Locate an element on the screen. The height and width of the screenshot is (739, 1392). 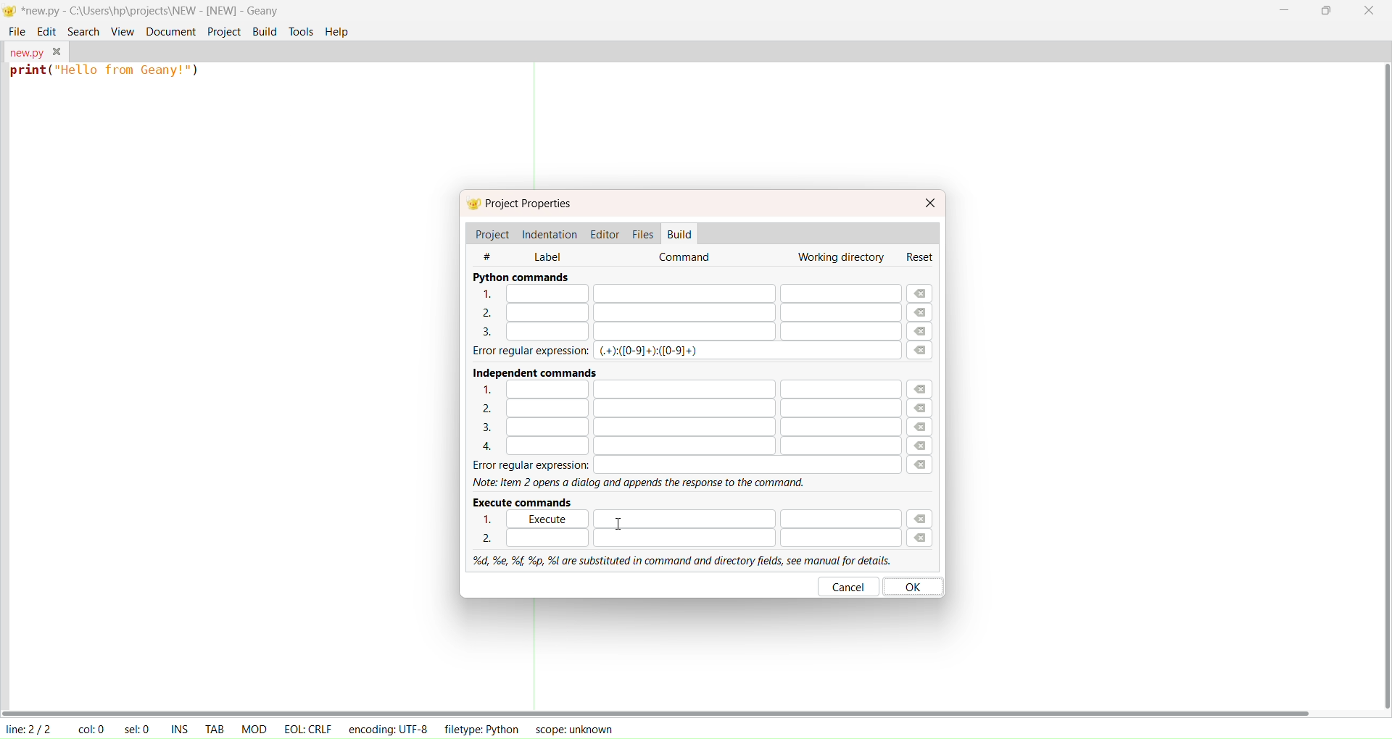
tools is located at coordinates (302, 32).